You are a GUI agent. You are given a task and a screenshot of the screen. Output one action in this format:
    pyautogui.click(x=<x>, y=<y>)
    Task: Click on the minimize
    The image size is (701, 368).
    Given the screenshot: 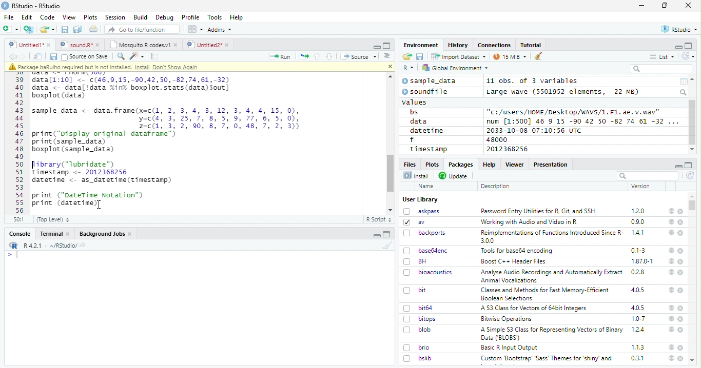 What is the action you would take?
    pyautogui.click(x=678, y=46)
    